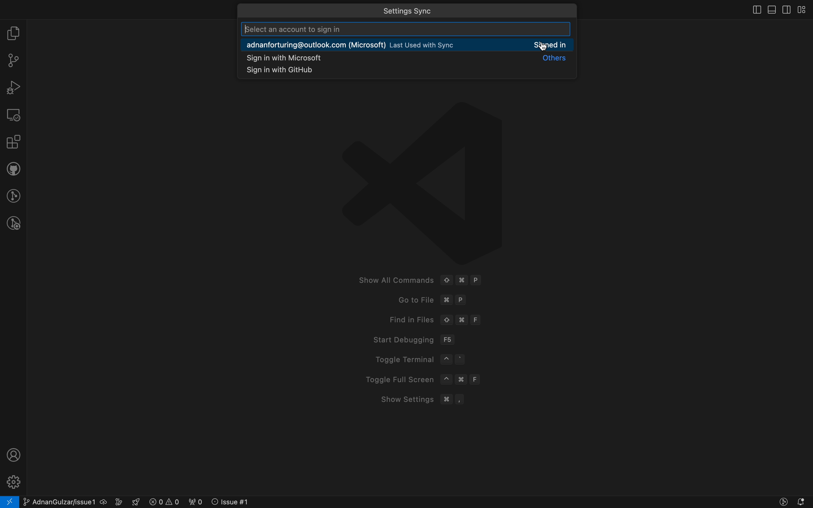  Describe the element at coordinates (410, 44) in the screenshot. I see `connected account` at that location.